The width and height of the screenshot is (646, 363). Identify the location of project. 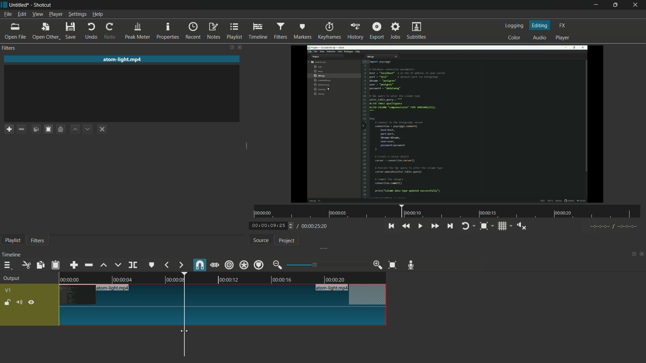
(287, 241).